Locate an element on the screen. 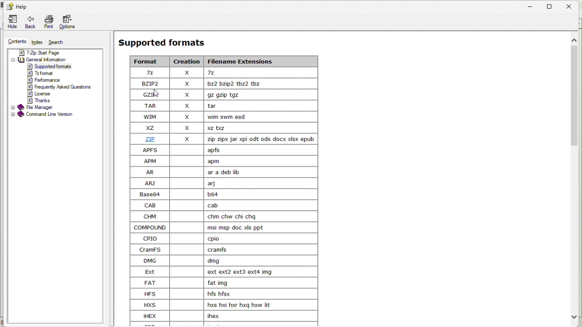 Image resolution: width=582 pixels, height=327 pixels. help is located at coordinates (19, 6).